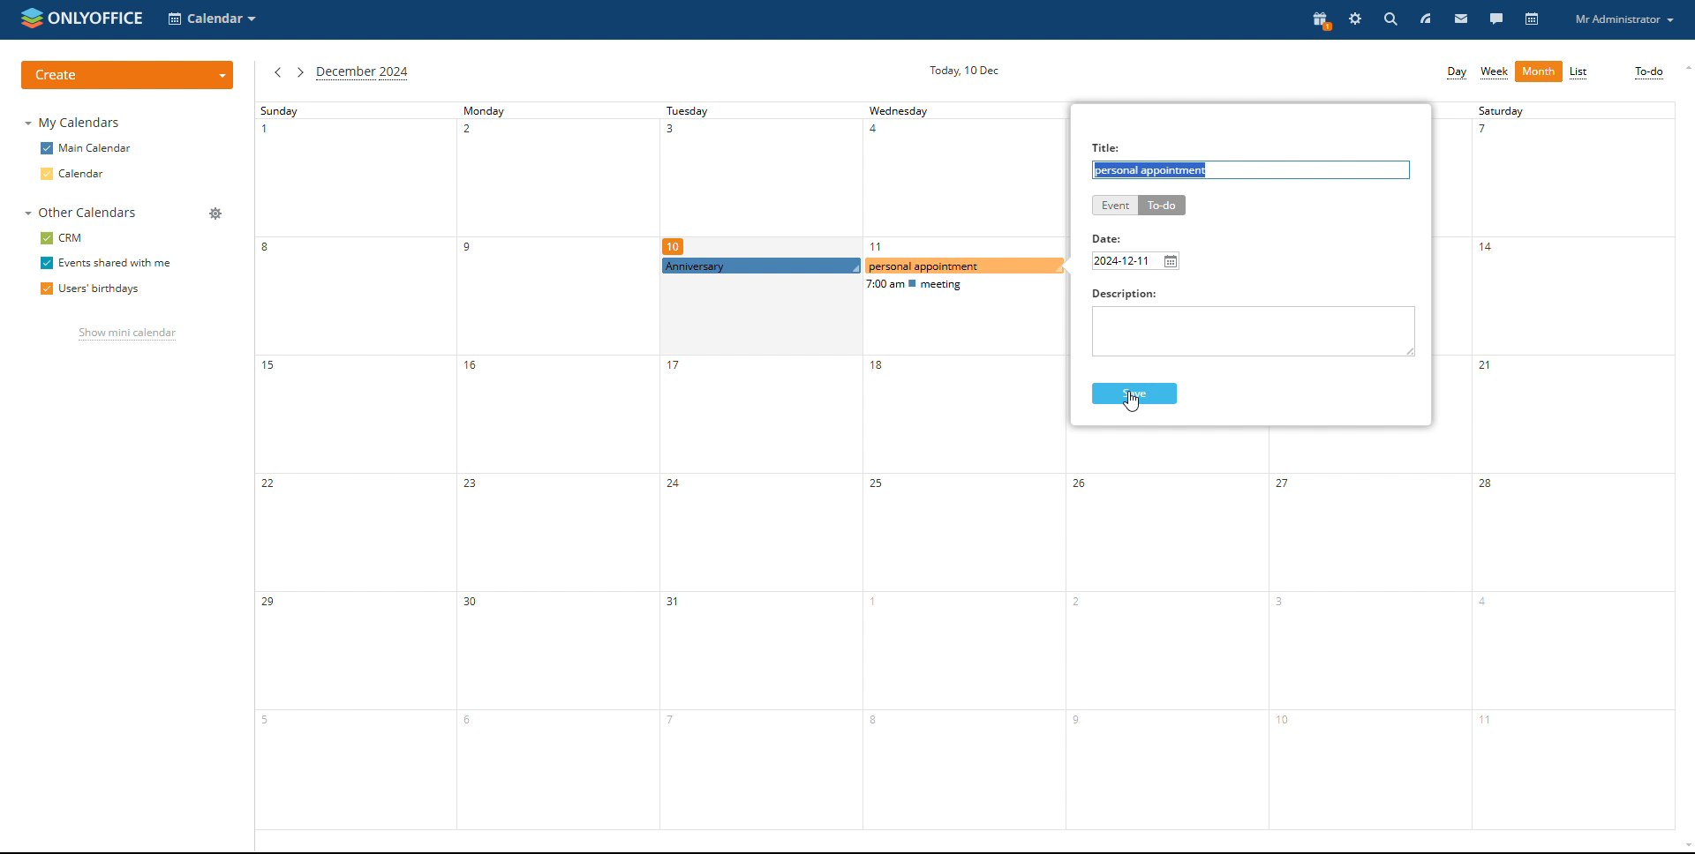 Image resolution: width=1695 pixels, height=854 pixels. I want to click on cursor, so click(1128, 404).